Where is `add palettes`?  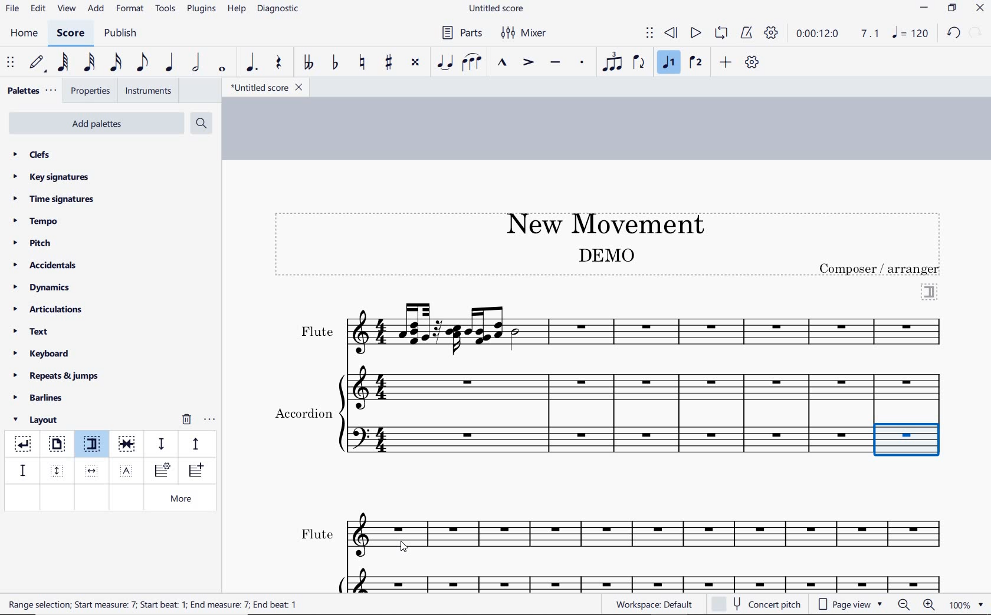
add palettes is located at coordinates (98, 125).